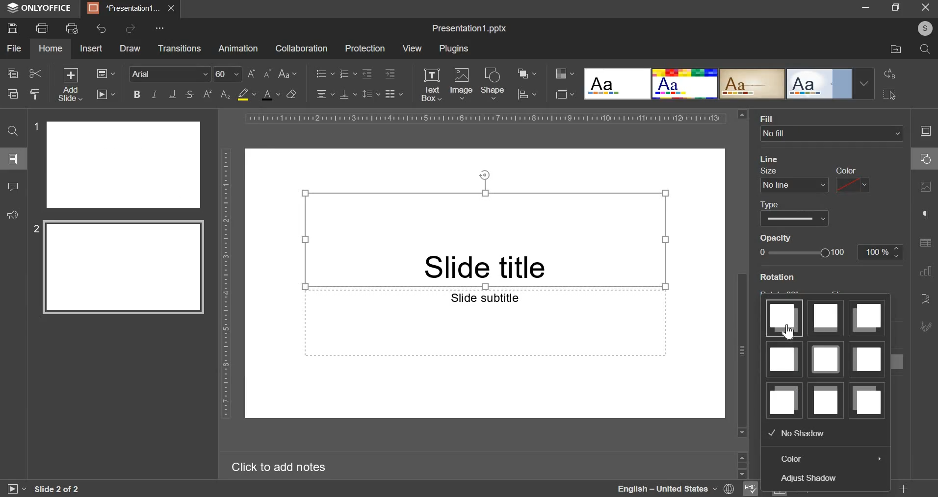 The width and height of the screenshot is (938, 497). I want to click on full screen, so click(900, 8).